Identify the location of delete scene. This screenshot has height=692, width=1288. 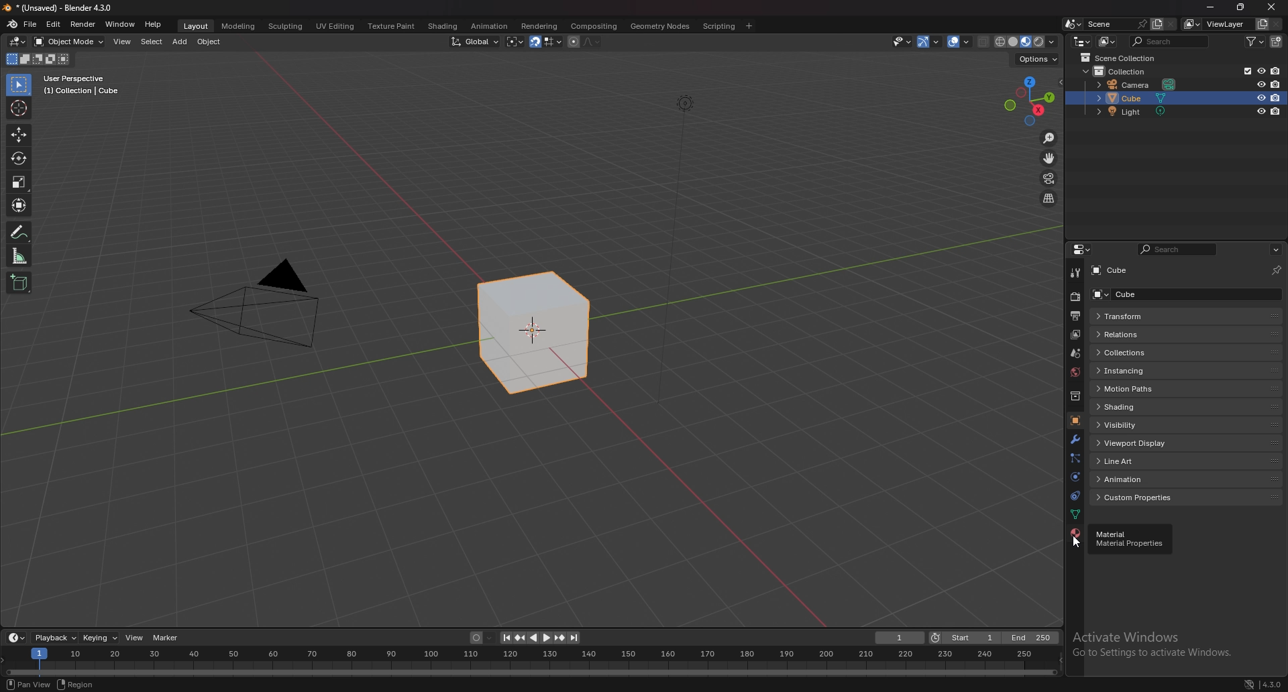
(1171, 25).